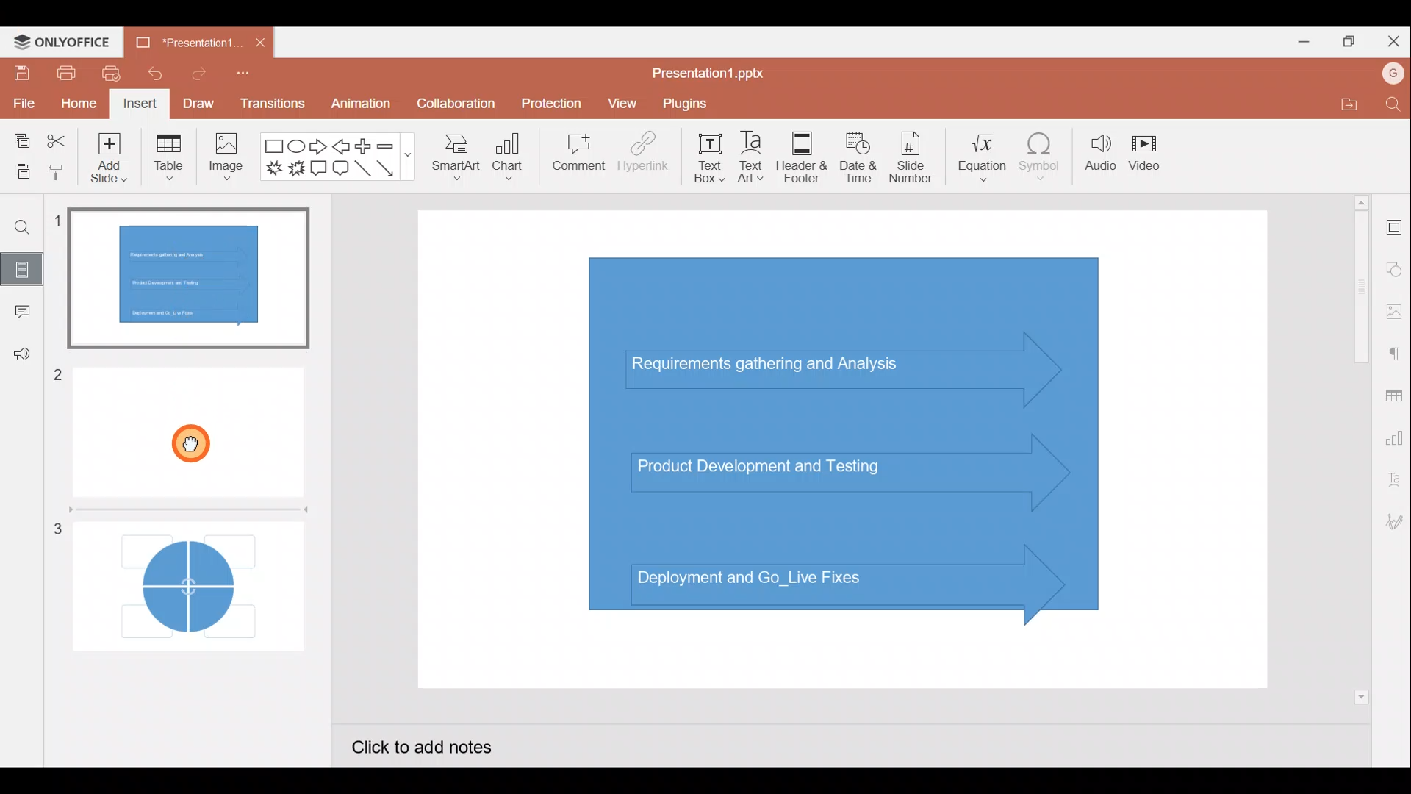  Describe the element at coordinates (340, 147) in the screenshot. I see `Left arrow` at that location.